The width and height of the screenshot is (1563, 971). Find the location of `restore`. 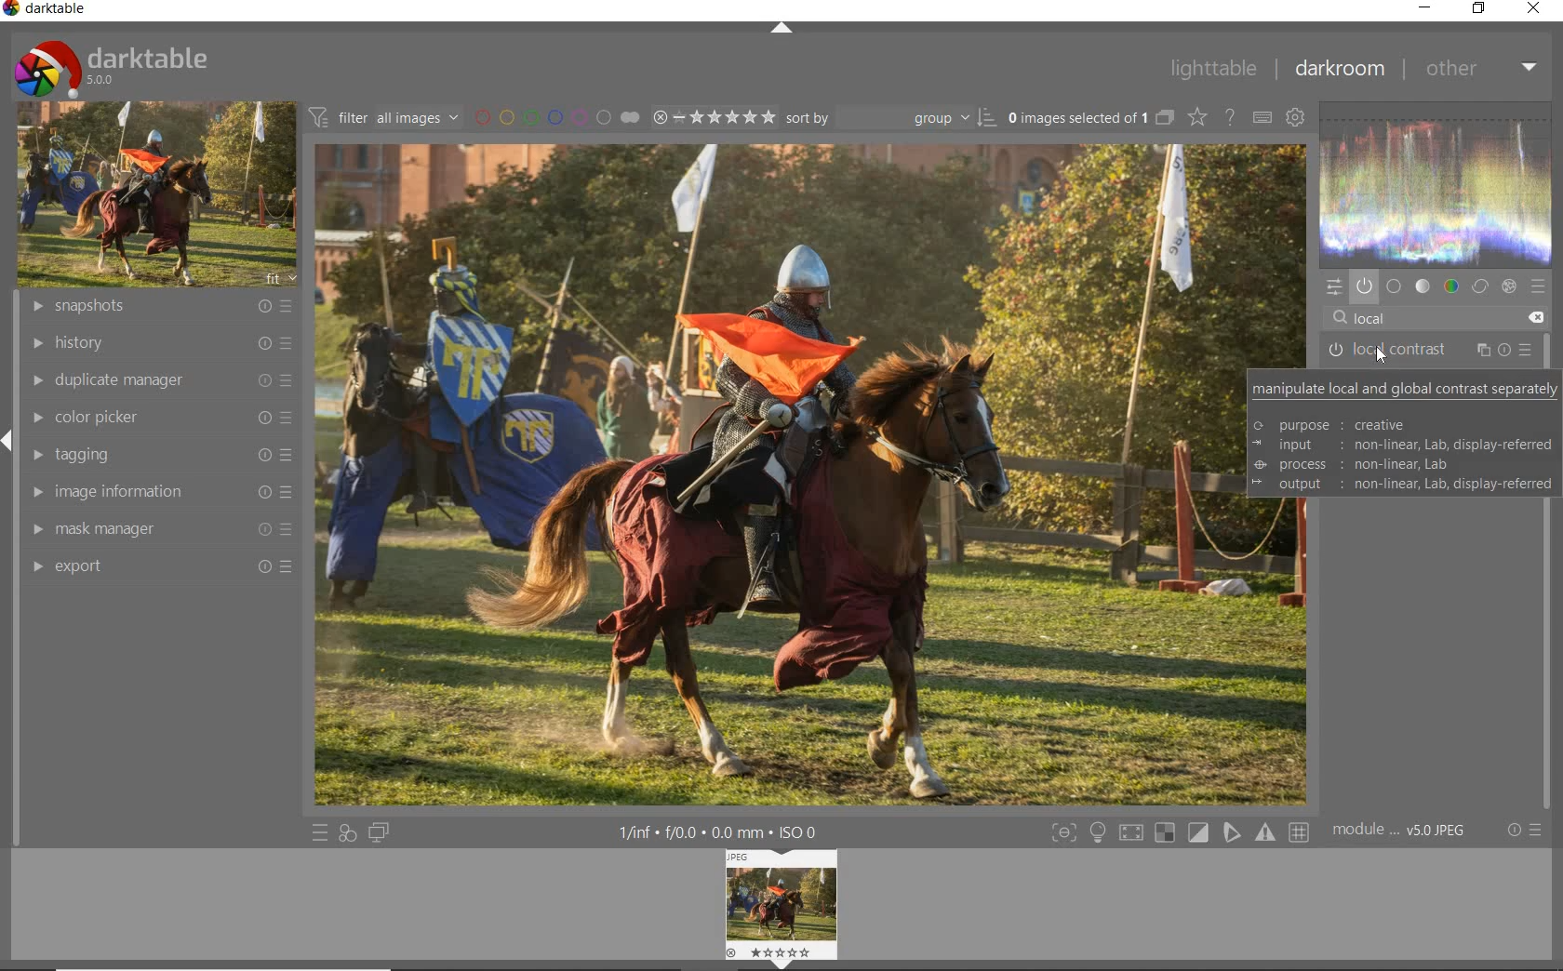

restore is located at coordinates (1480, 11).